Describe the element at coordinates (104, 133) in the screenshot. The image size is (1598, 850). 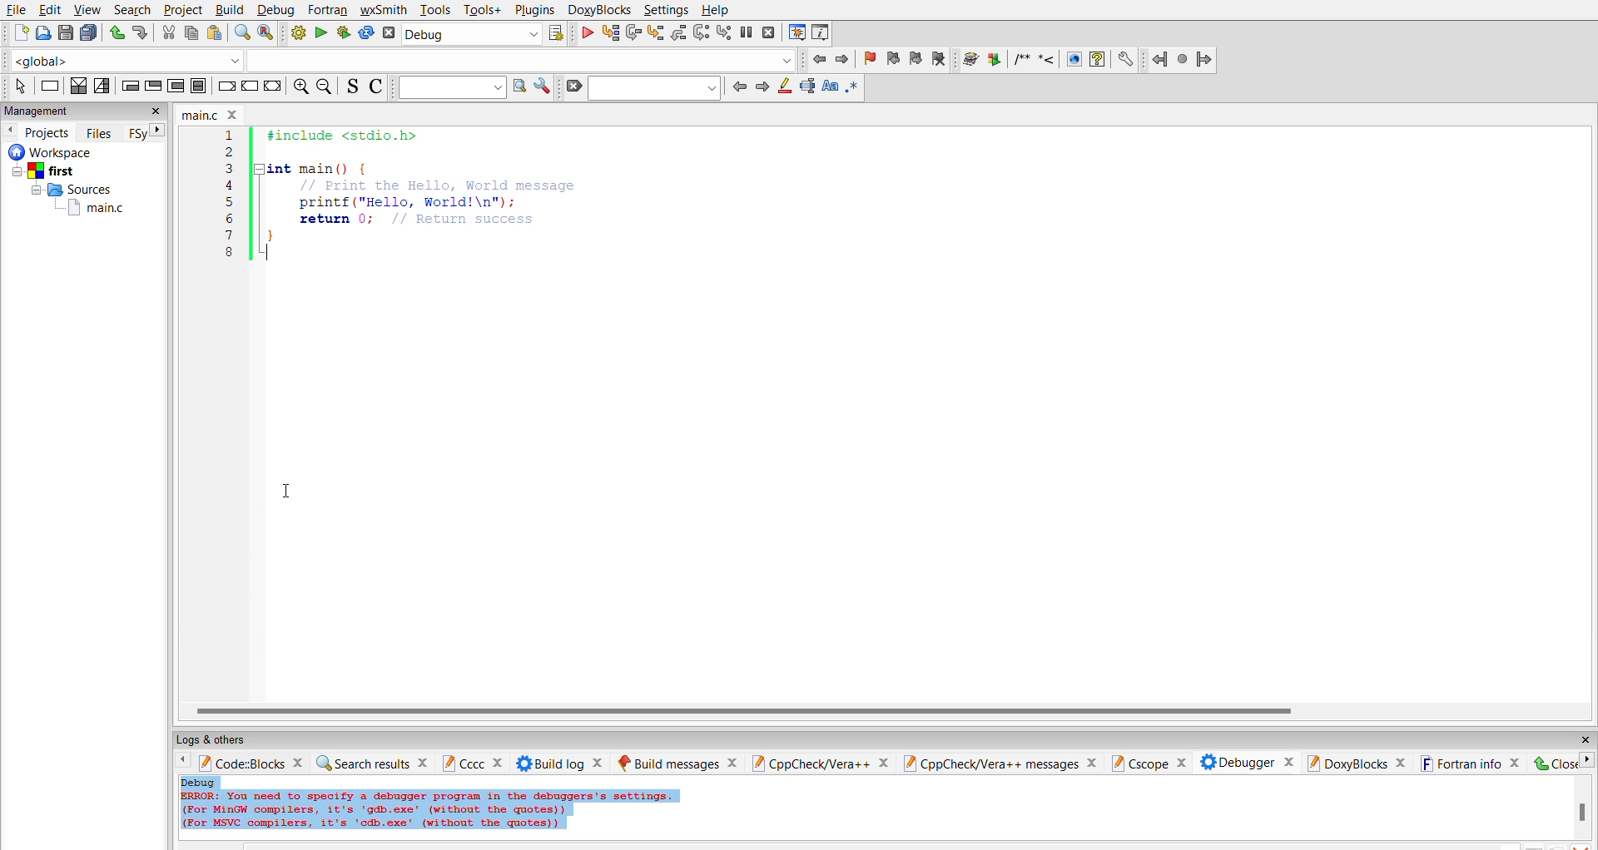
I see `files` at that location.